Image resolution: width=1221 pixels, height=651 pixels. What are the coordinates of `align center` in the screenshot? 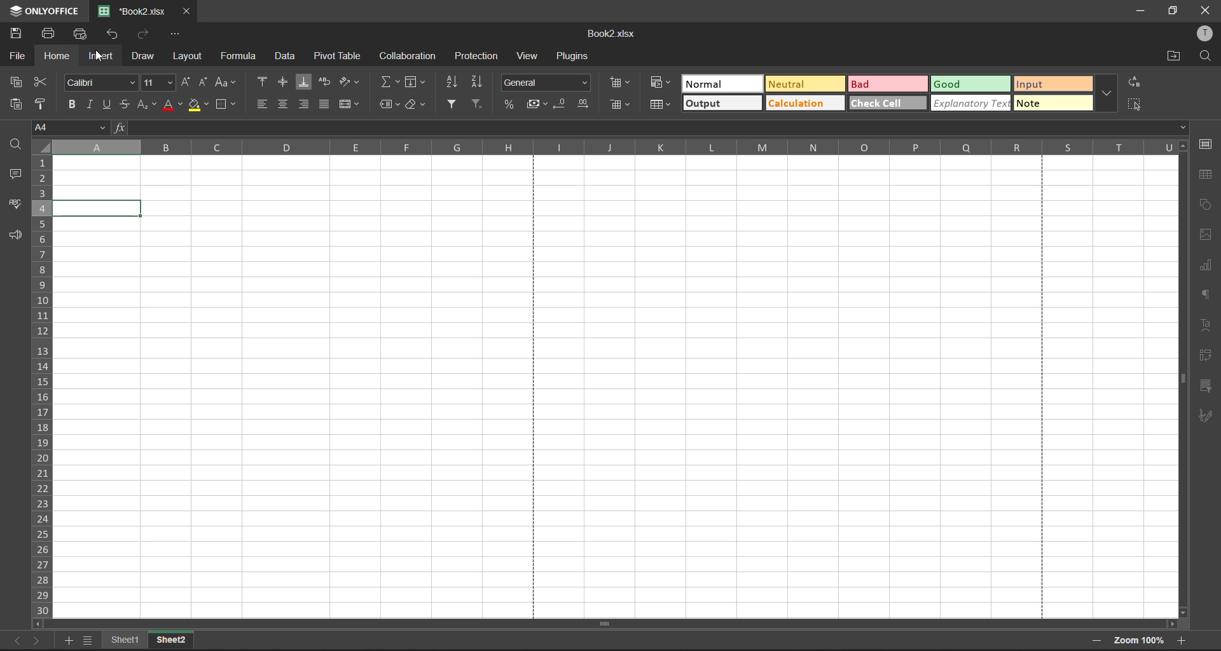 It's located at (282, 104).